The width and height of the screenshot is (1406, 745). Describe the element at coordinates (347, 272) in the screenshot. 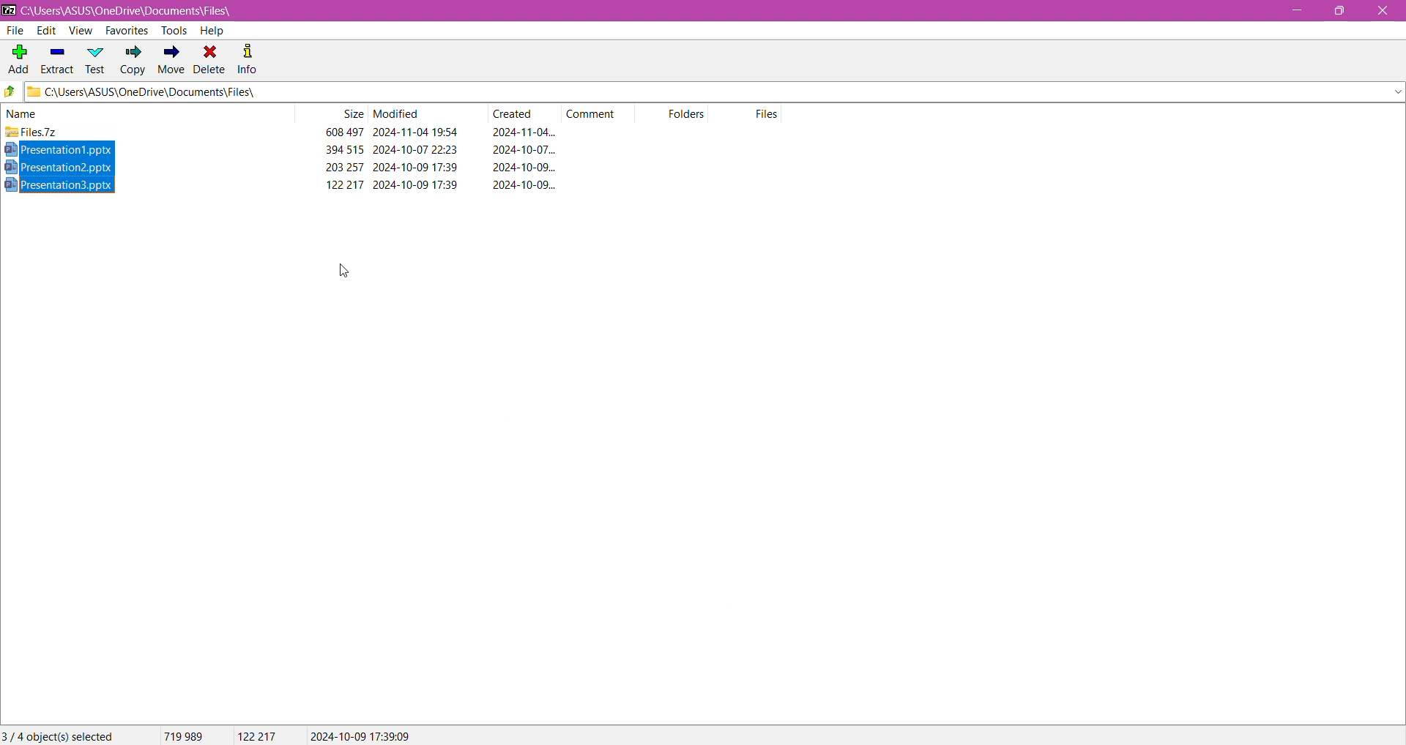

I see `cursor` at that location.